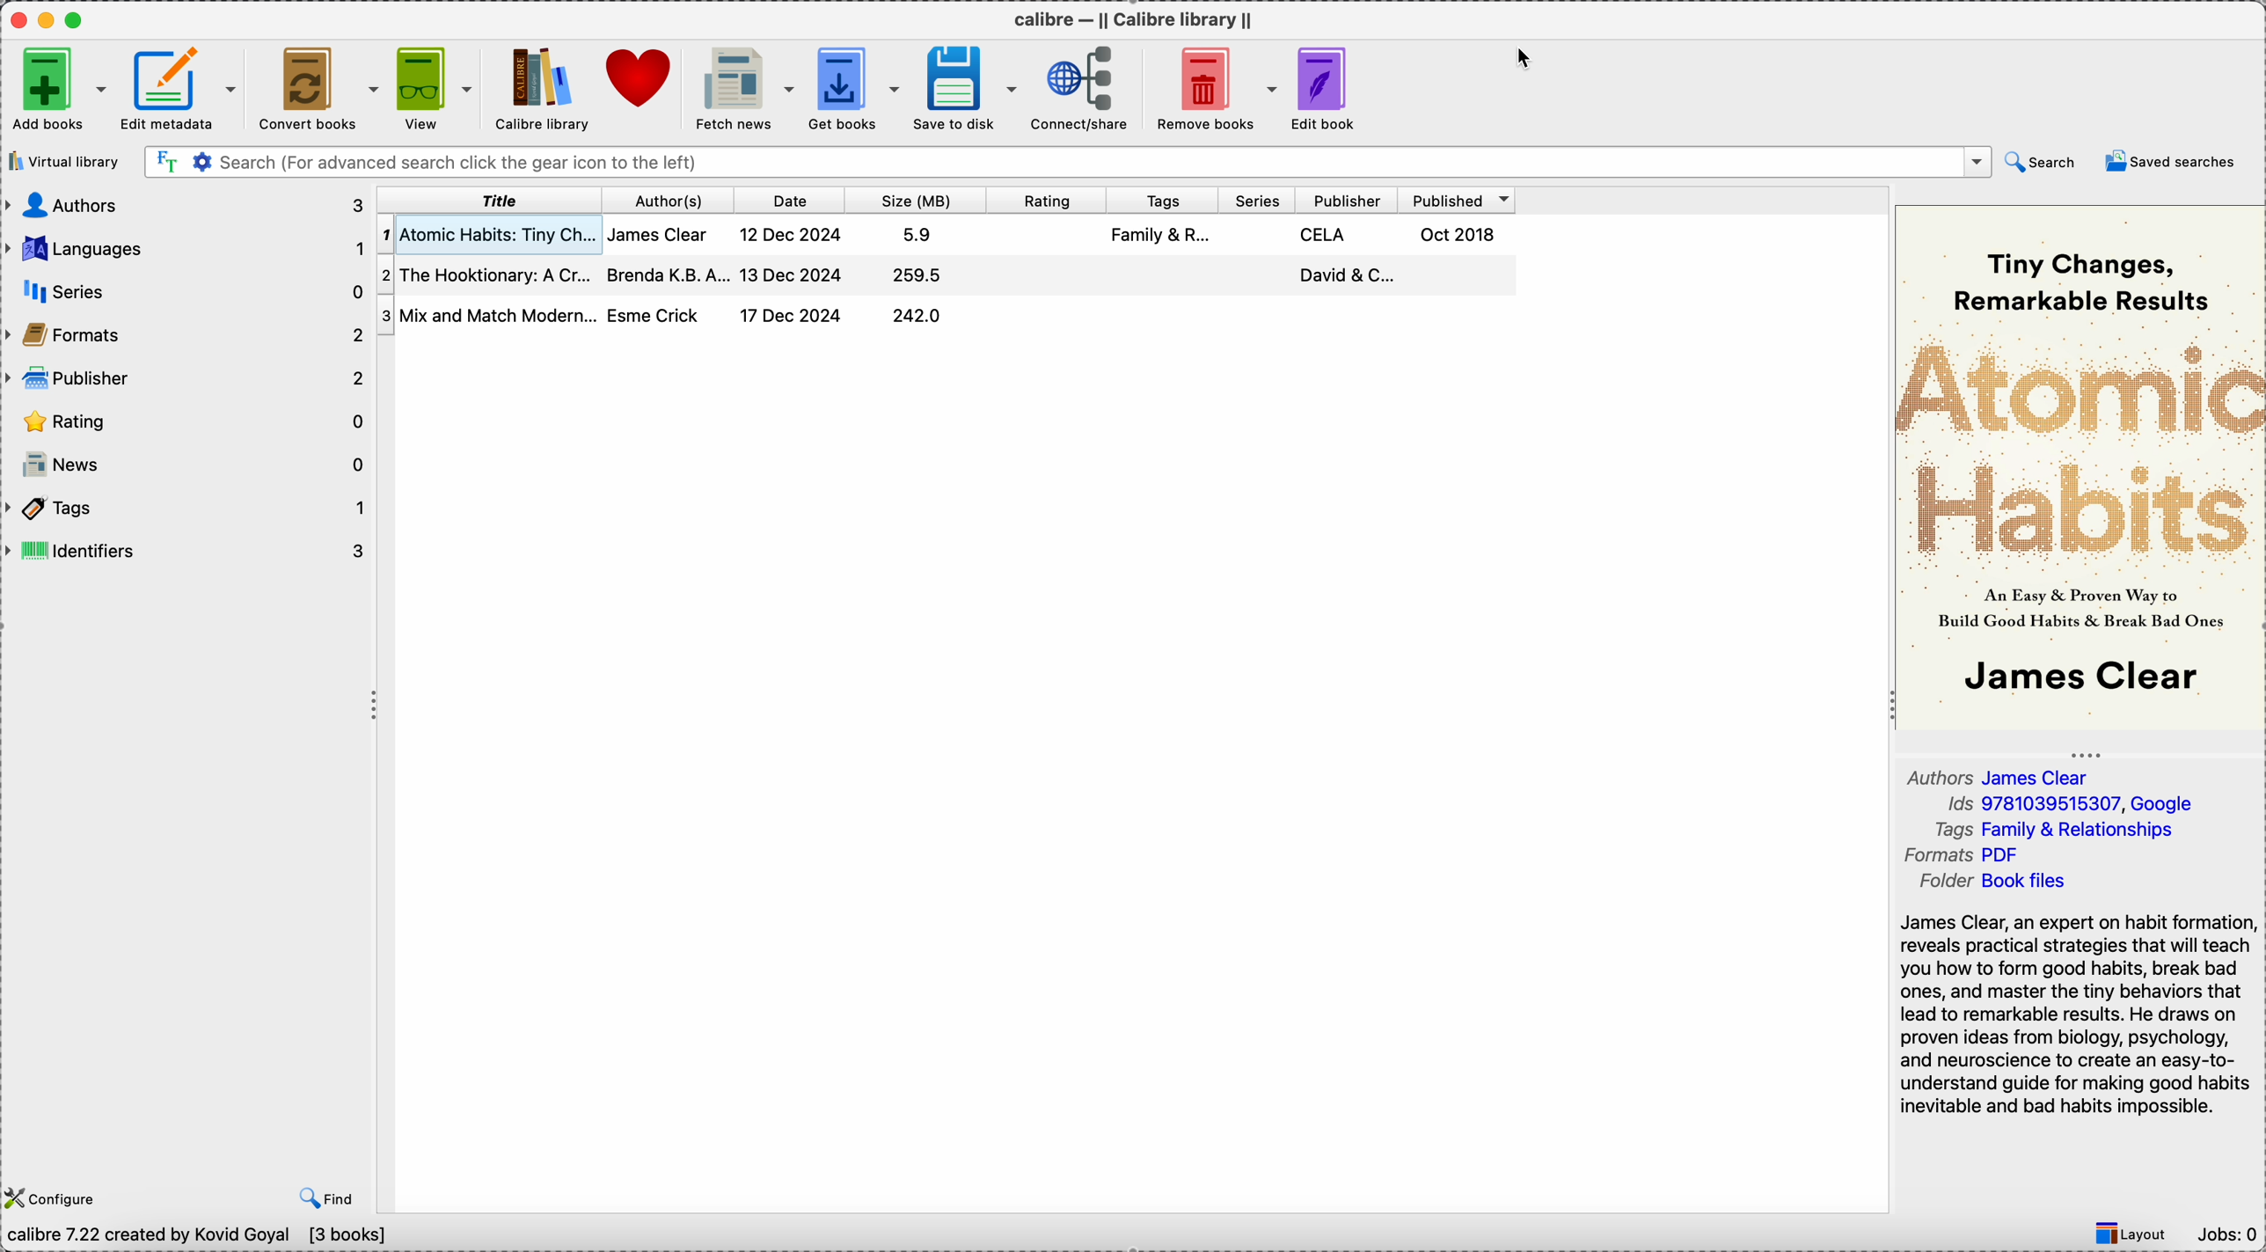 This screenshot has width=2266, height=1252. I want to click on James Clear, so click(661, 235).